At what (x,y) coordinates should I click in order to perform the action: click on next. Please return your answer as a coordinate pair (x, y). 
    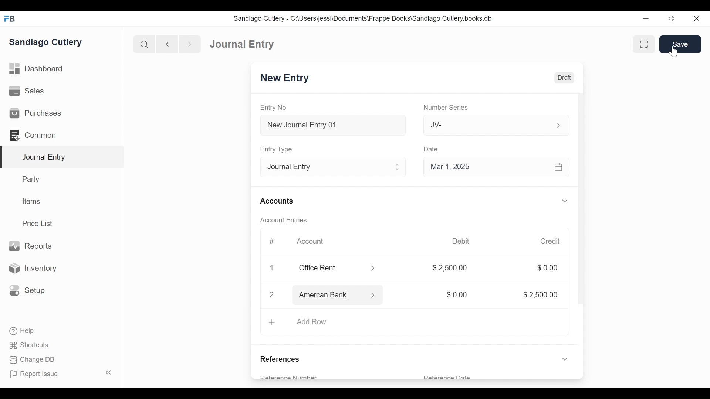
    Looking at the image, I should click on (187, 43).